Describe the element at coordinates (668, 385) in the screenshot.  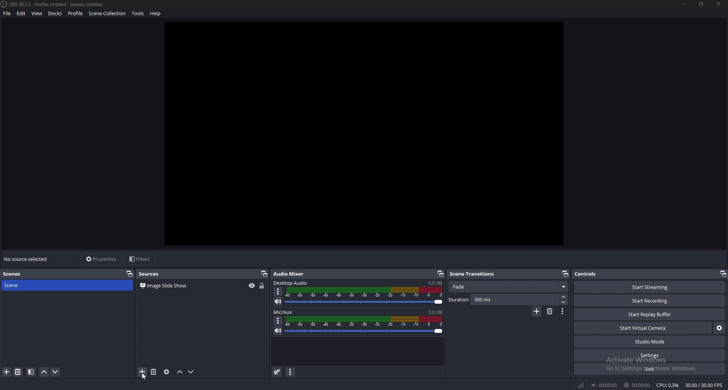
I see `cpu` at that location.